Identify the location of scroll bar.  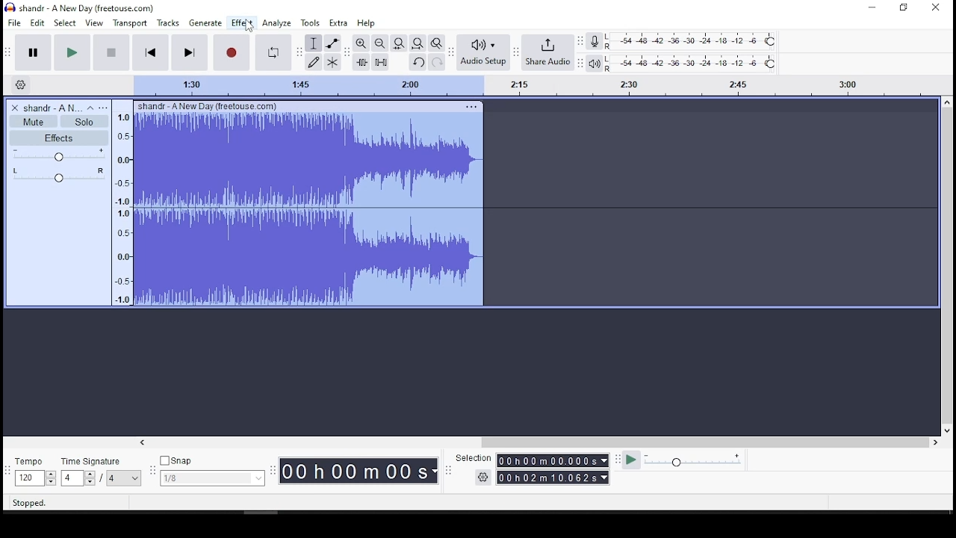
(947, 266).